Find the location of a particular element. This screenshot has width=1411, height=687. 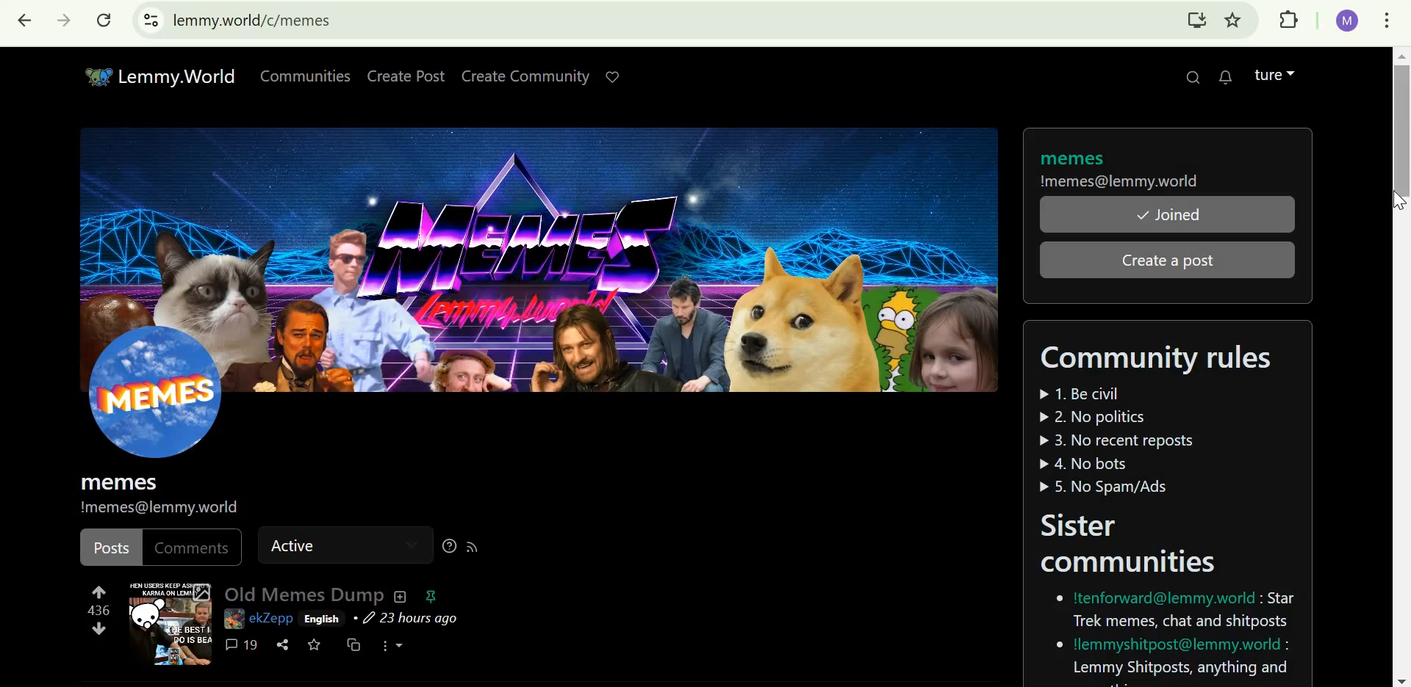

comments is located at coordinates (193, 546).